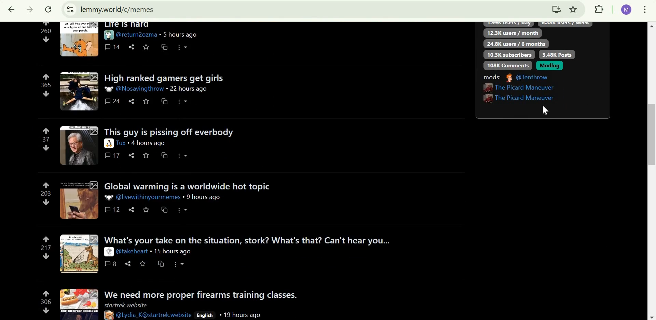 This screenshot has height=320, width=656. I want to click on upvote, so click(46, 185).